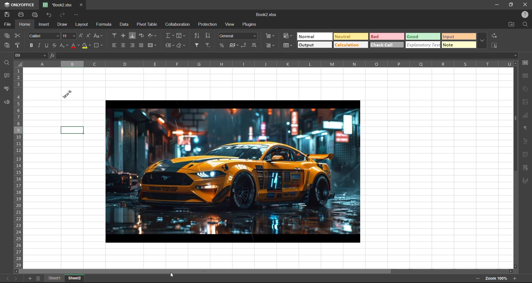 Image resolution: width=532 pixels, height=283 pixels. Describe the element at coordinates (147, 25) in the screenshot. I see `pivot table` at that location.